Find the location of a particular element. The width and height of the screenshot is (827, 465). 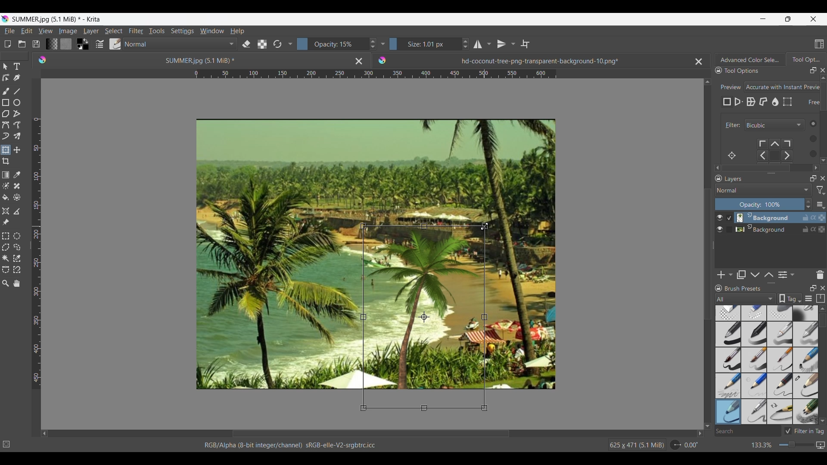

Fill patterns is located at coordinates (66, 44).